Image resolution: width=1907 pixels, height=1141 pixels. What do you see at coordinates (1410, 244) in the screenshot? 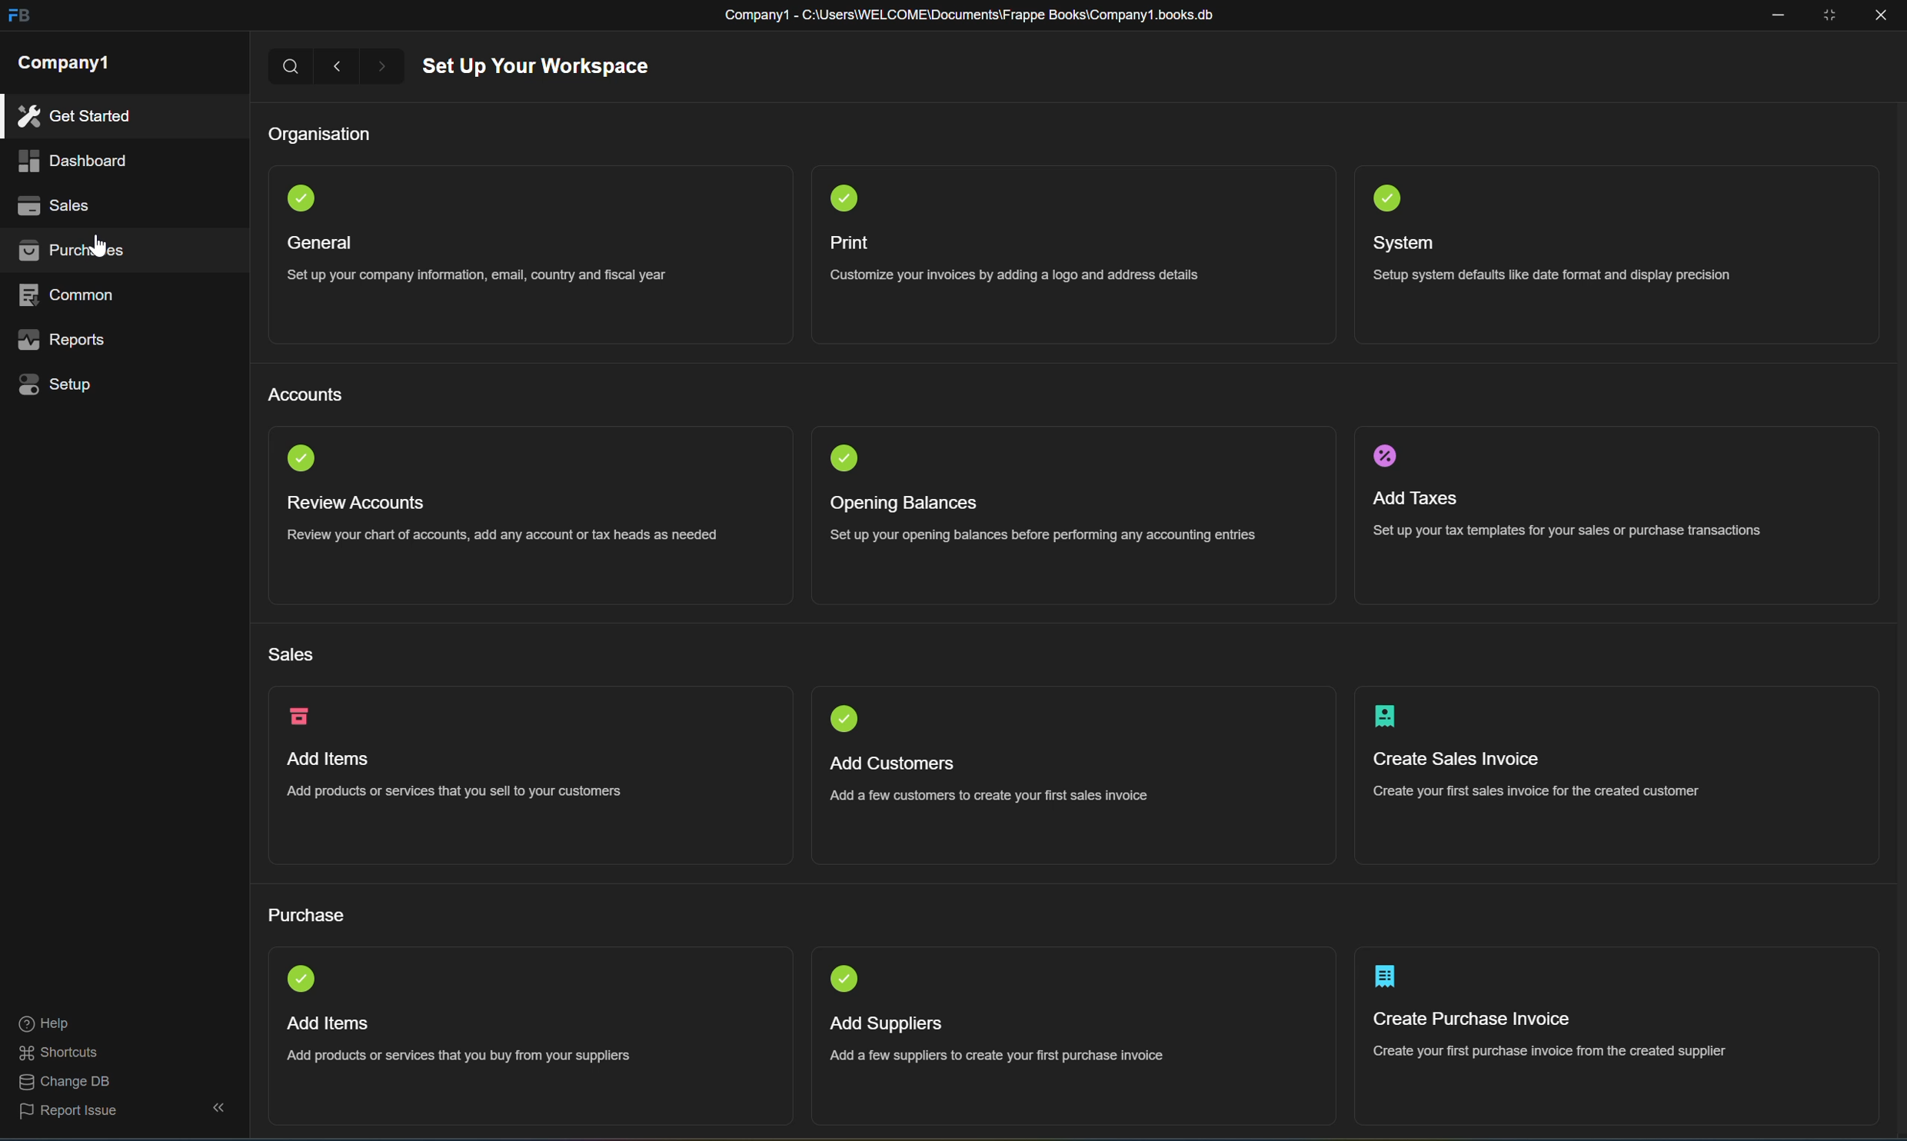
I see `system` at bounding box center [1410, 244].